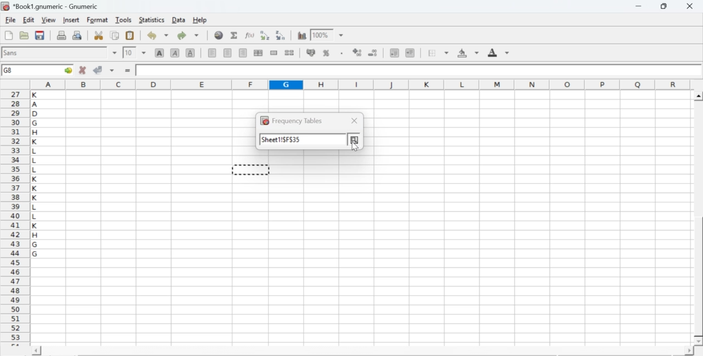 The image size is (703, 356). What do you see at coordinates (124, 19) in the screenshot?
I see `tools` at bounding box center [124, 19].